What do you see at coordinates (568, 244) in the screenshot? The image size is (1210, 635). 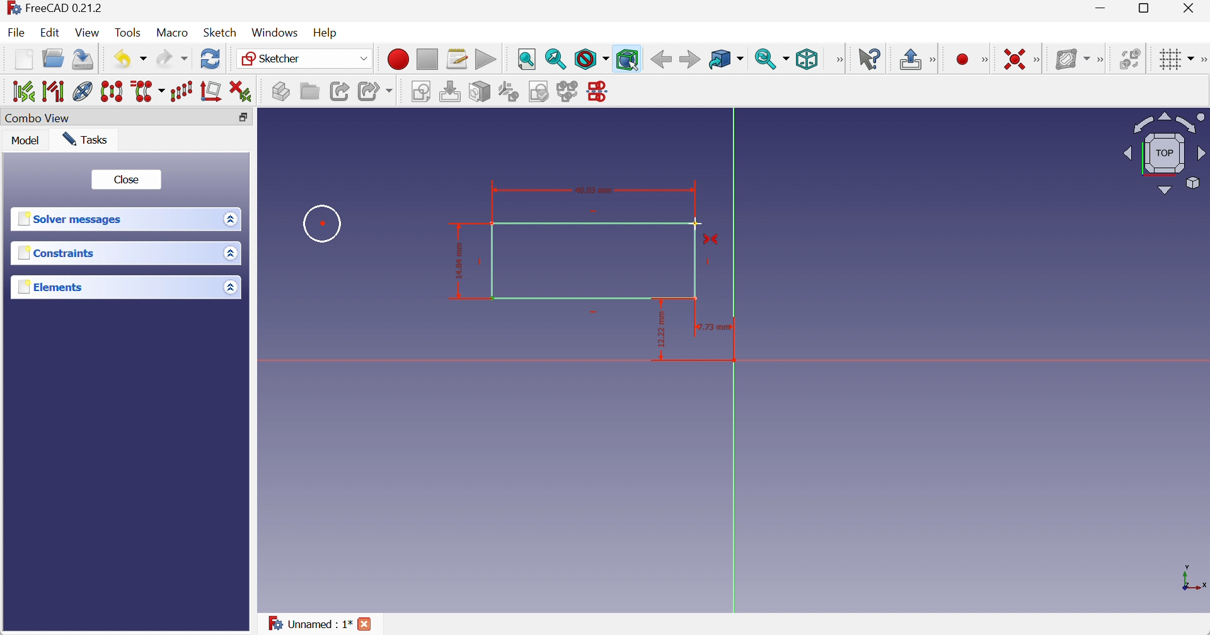 I see `Rectangle with dimensions` at bounding box center [568, 244].